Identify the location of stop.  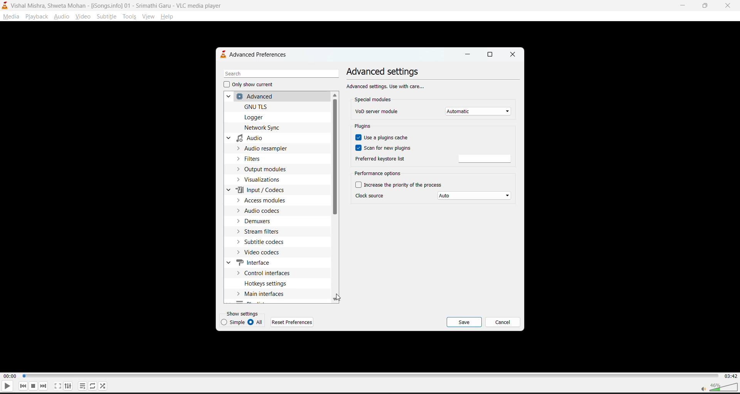
(32, 385).